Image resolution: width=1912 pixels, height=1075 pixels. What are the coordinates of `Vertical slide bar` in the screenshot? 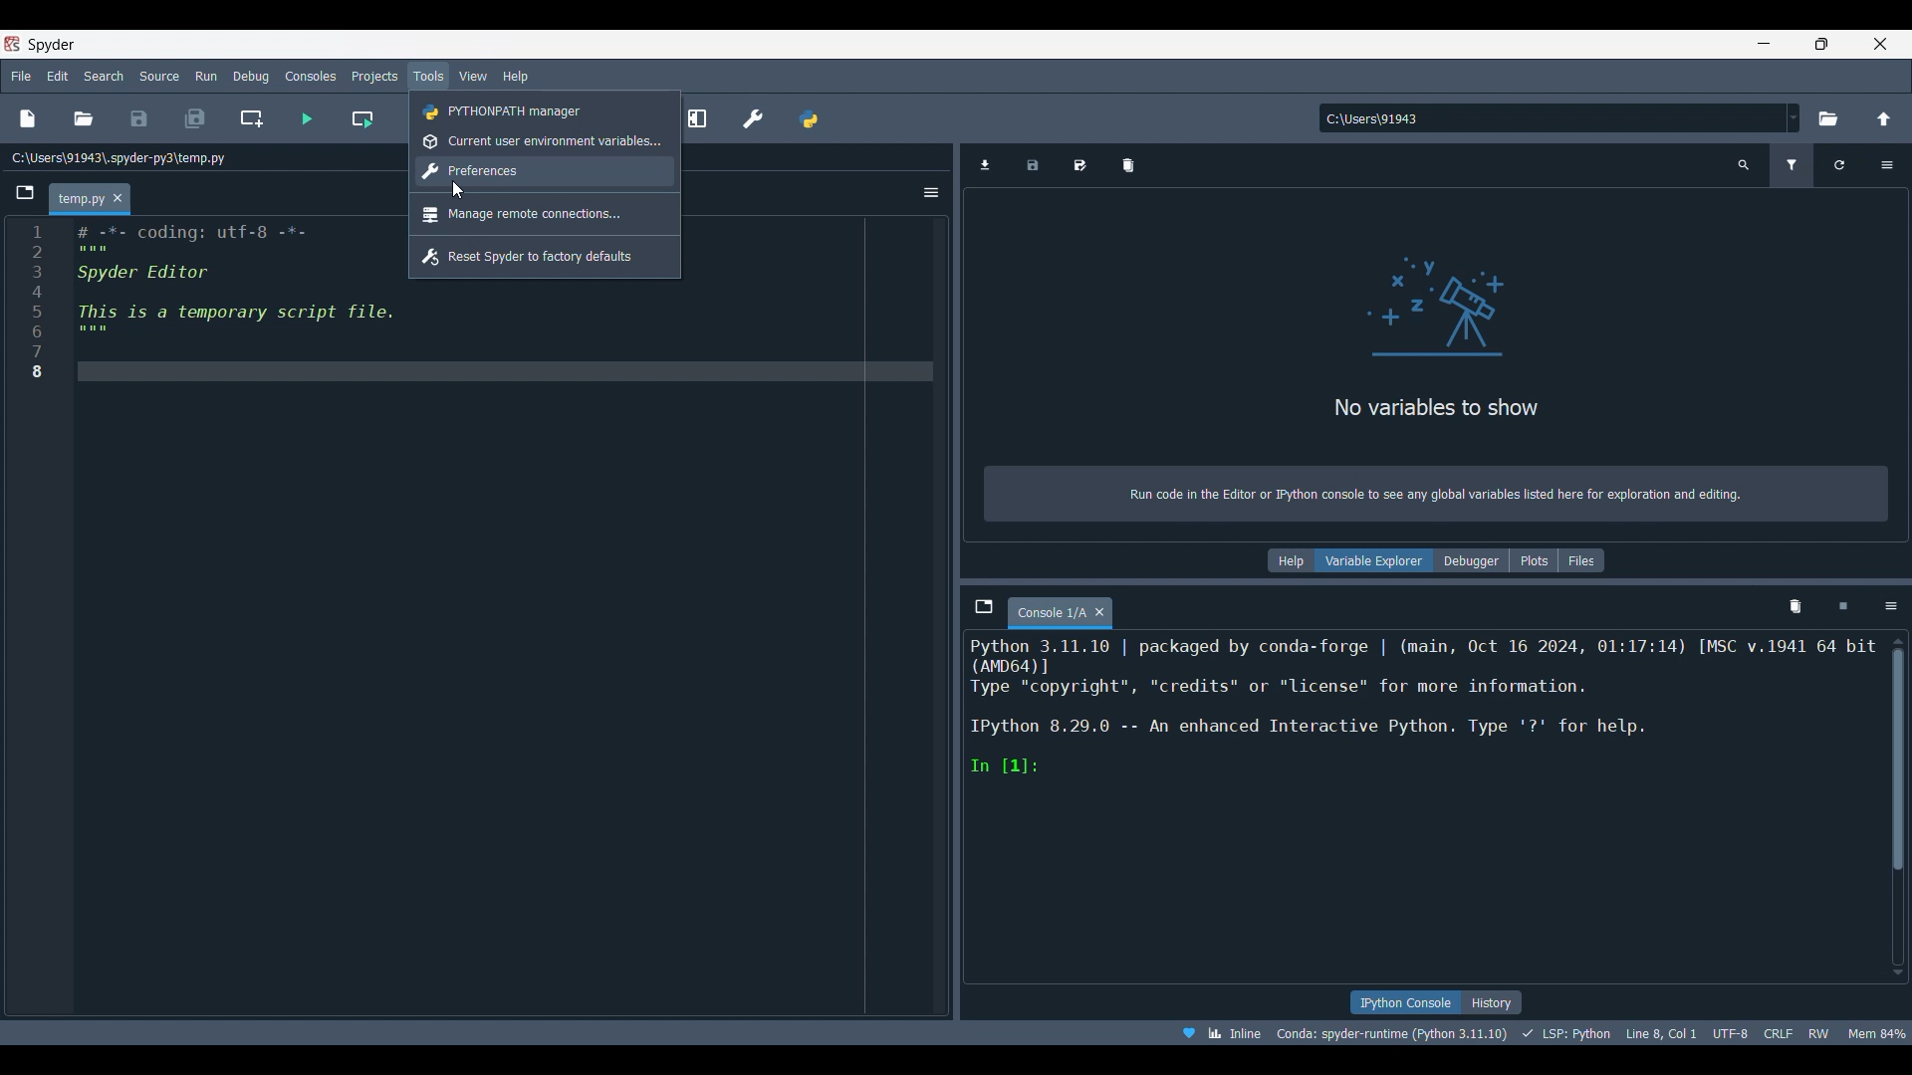 It's located at (1898, 807).